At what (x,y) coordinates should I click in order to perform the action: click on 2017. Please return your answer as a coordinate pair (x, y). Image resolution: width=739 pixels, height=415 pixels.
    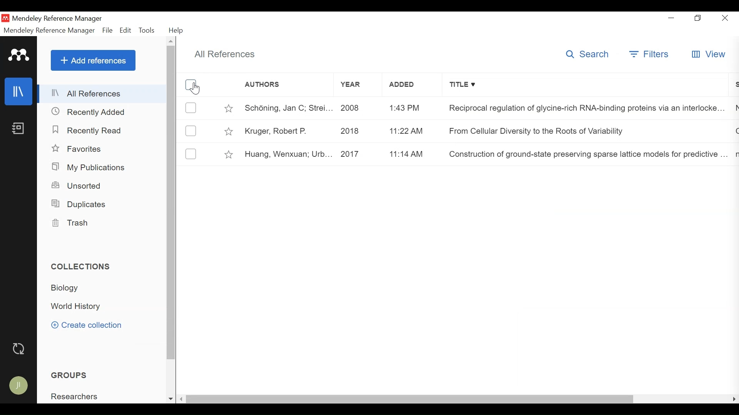
    Looking at the image, I should click on (357, 154).